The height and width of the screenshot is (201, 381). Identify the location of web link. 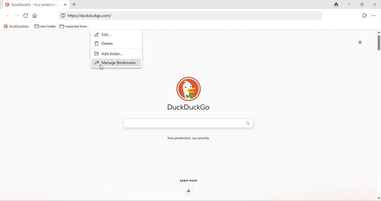
(187, 16).